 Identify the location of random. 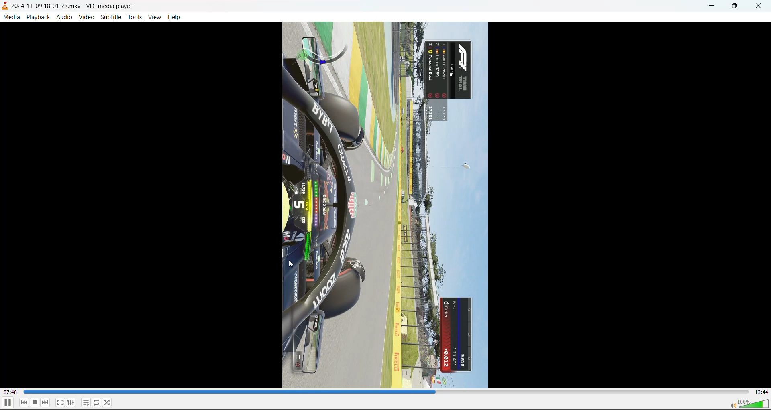
(109, 403).